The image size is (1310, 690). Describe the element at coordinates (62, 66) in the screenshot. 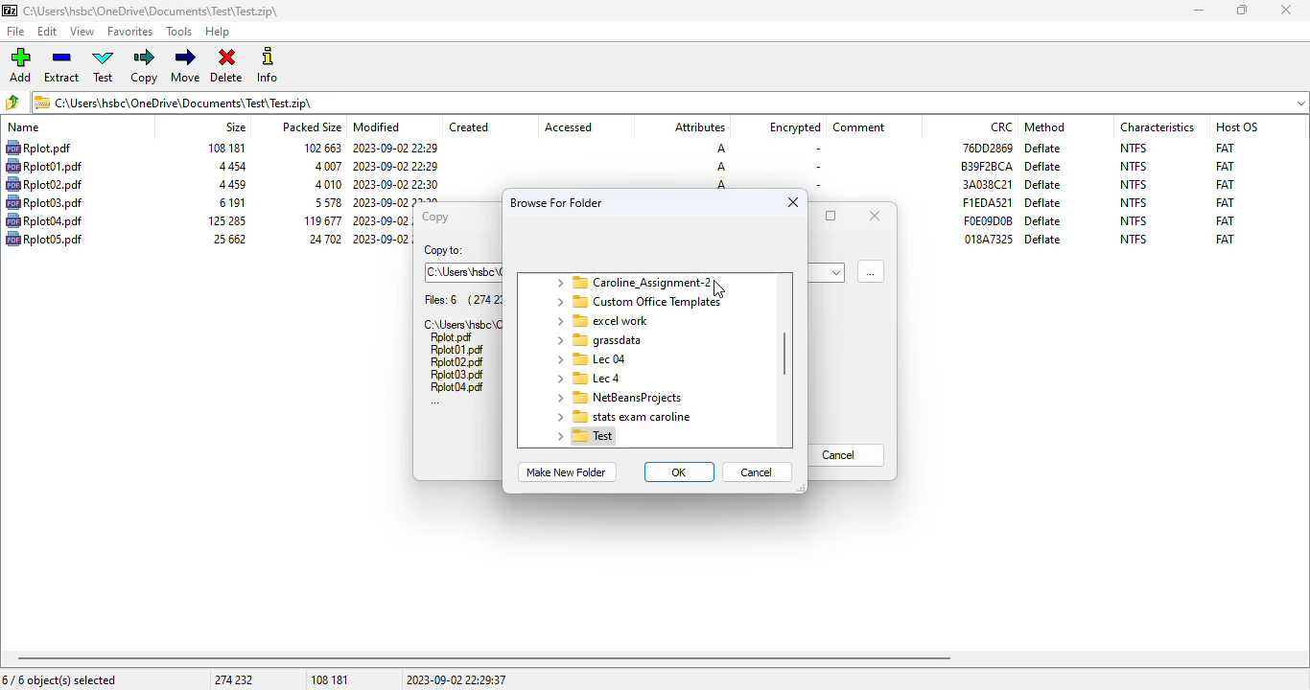

I see `extract` at that location.